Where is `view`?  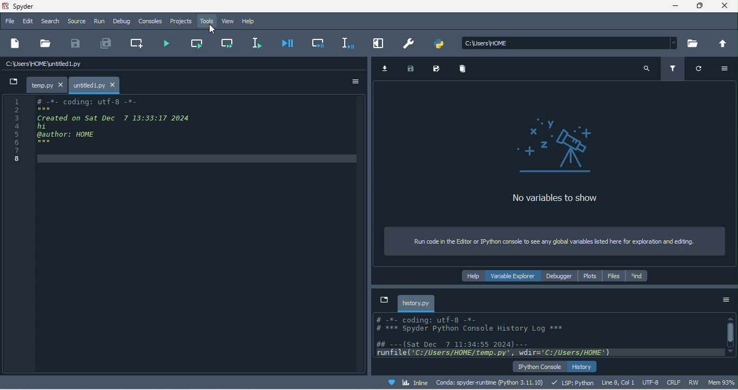 view is located at coordinates (228, 20).